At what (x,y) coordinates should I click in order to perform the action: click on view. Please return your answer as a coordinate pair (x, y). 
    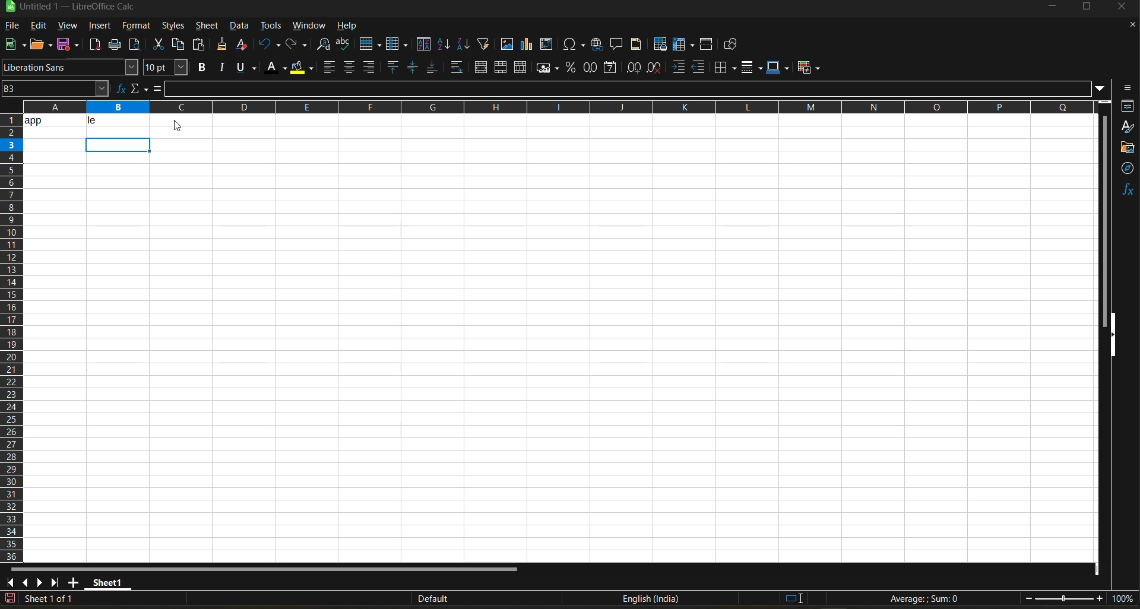
    Looking at the image, I should click on (67, 26).